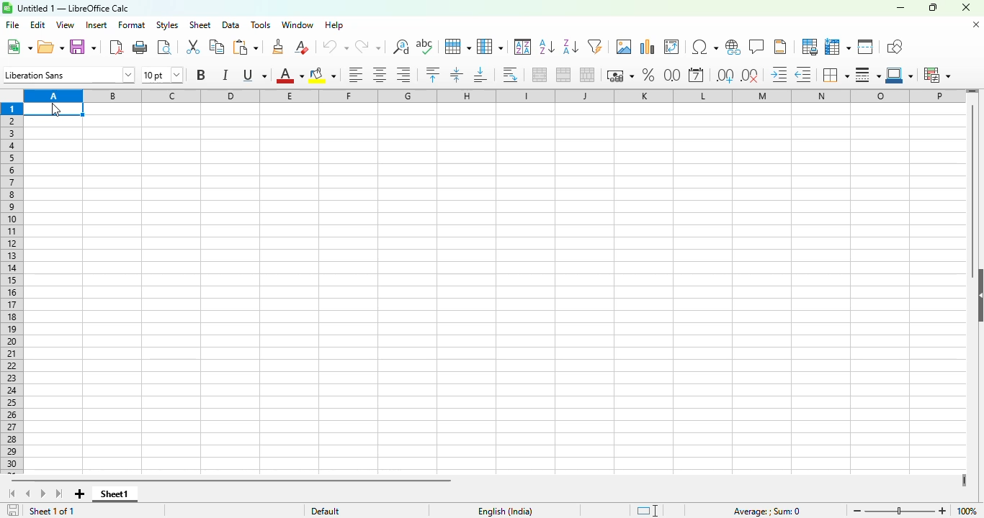  I want to click on data, so click(230, 25).